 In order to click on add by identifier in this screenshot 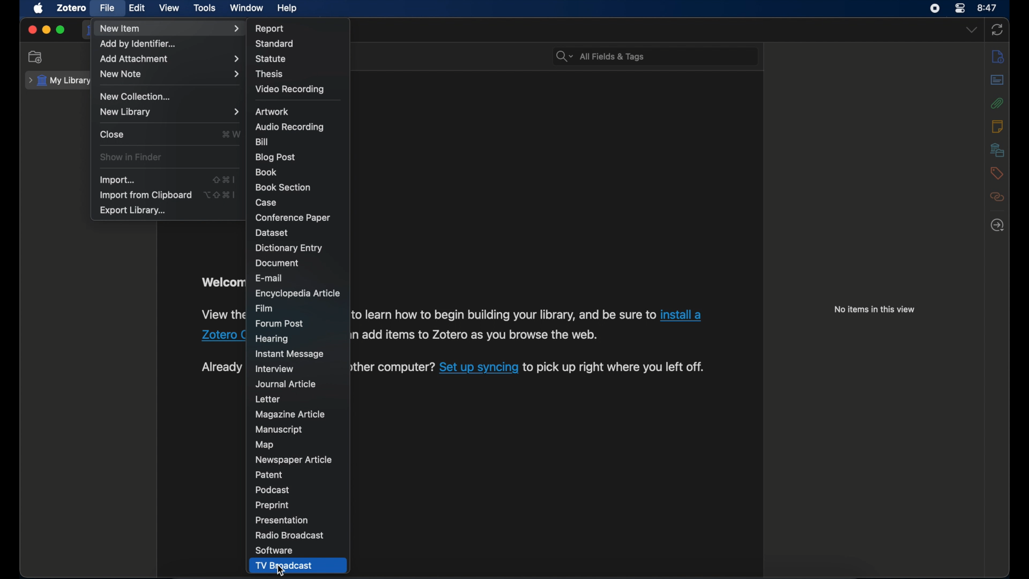, I will do `click(138, 44)`.